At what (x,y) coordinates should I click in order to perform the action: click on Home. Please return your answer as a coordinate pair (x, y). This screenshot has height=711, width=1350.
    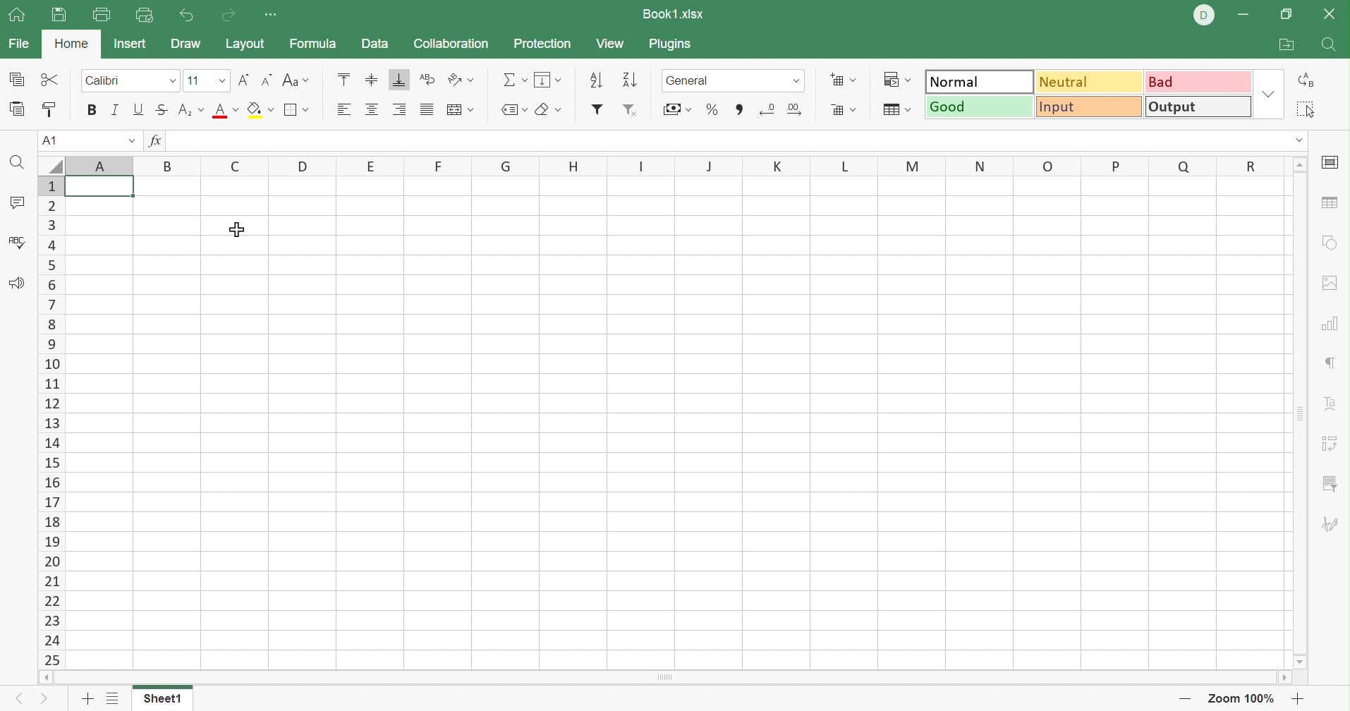
    Looking at the image, I should click on (74, 44).